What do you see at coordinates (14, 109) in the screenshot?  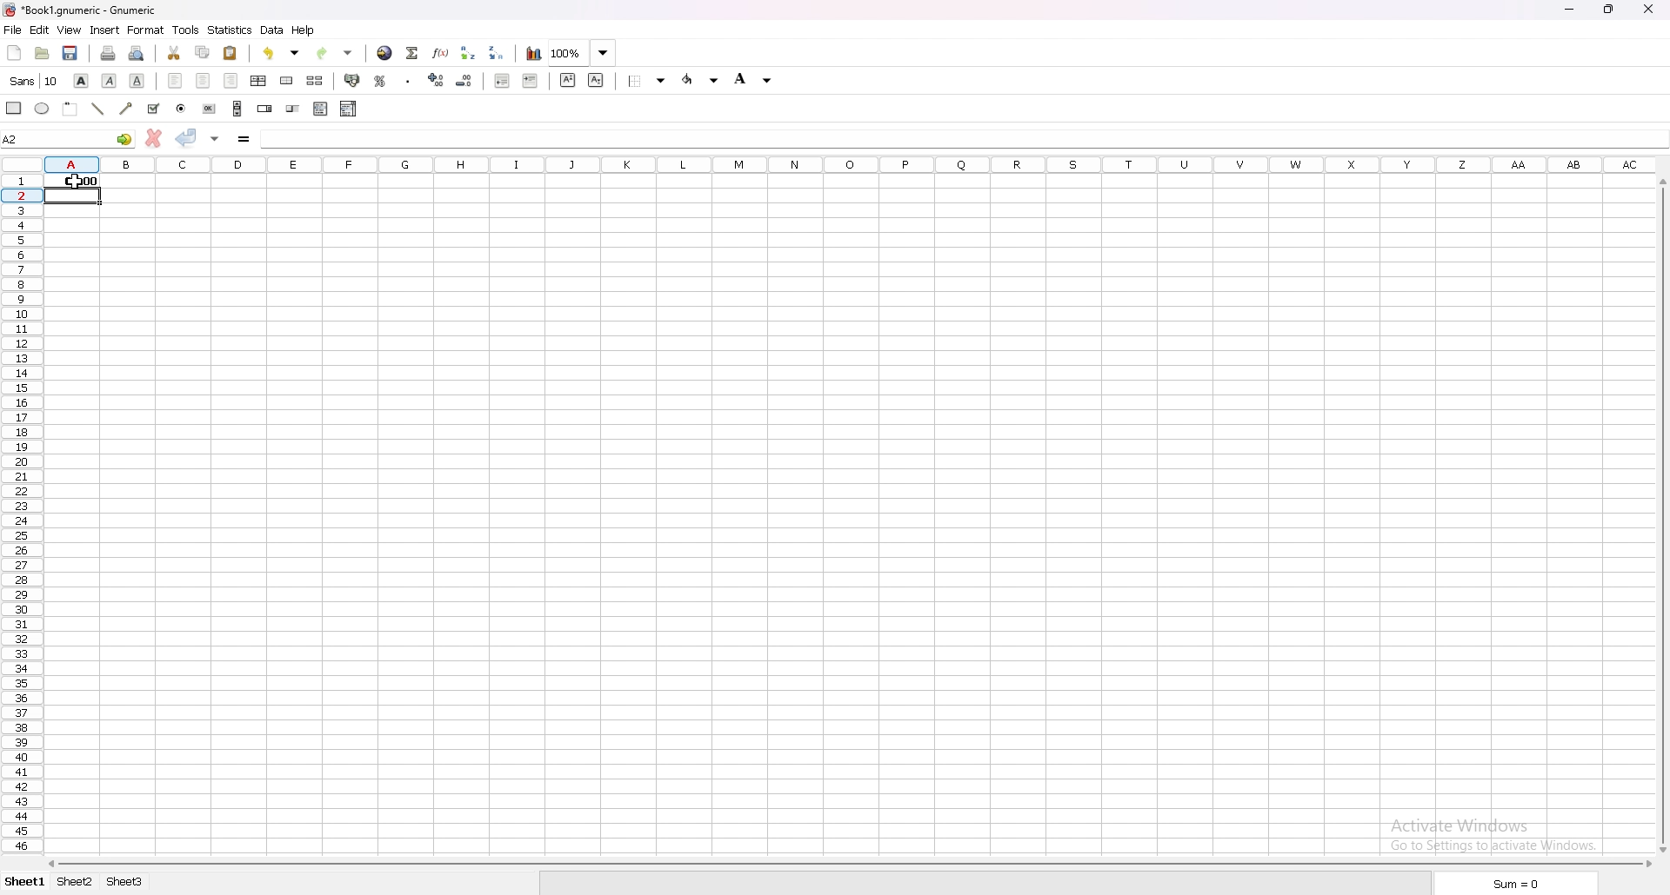 I see `rectangle` at bounding box center [14, 109].